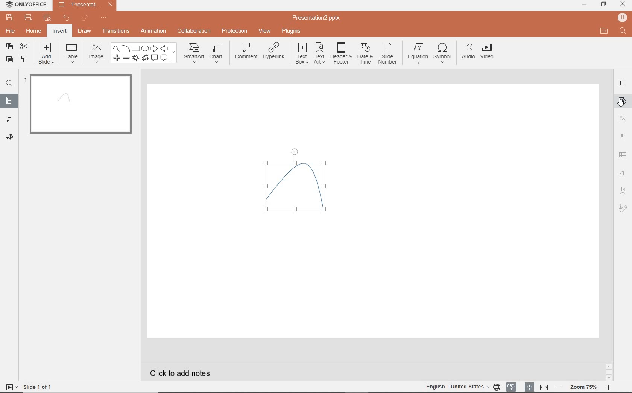 This screenshot has width=632, height=393. Describe the element at coordinates (463, 386) in the screenshot. I see `TEXT LANGUAGE` at that location.